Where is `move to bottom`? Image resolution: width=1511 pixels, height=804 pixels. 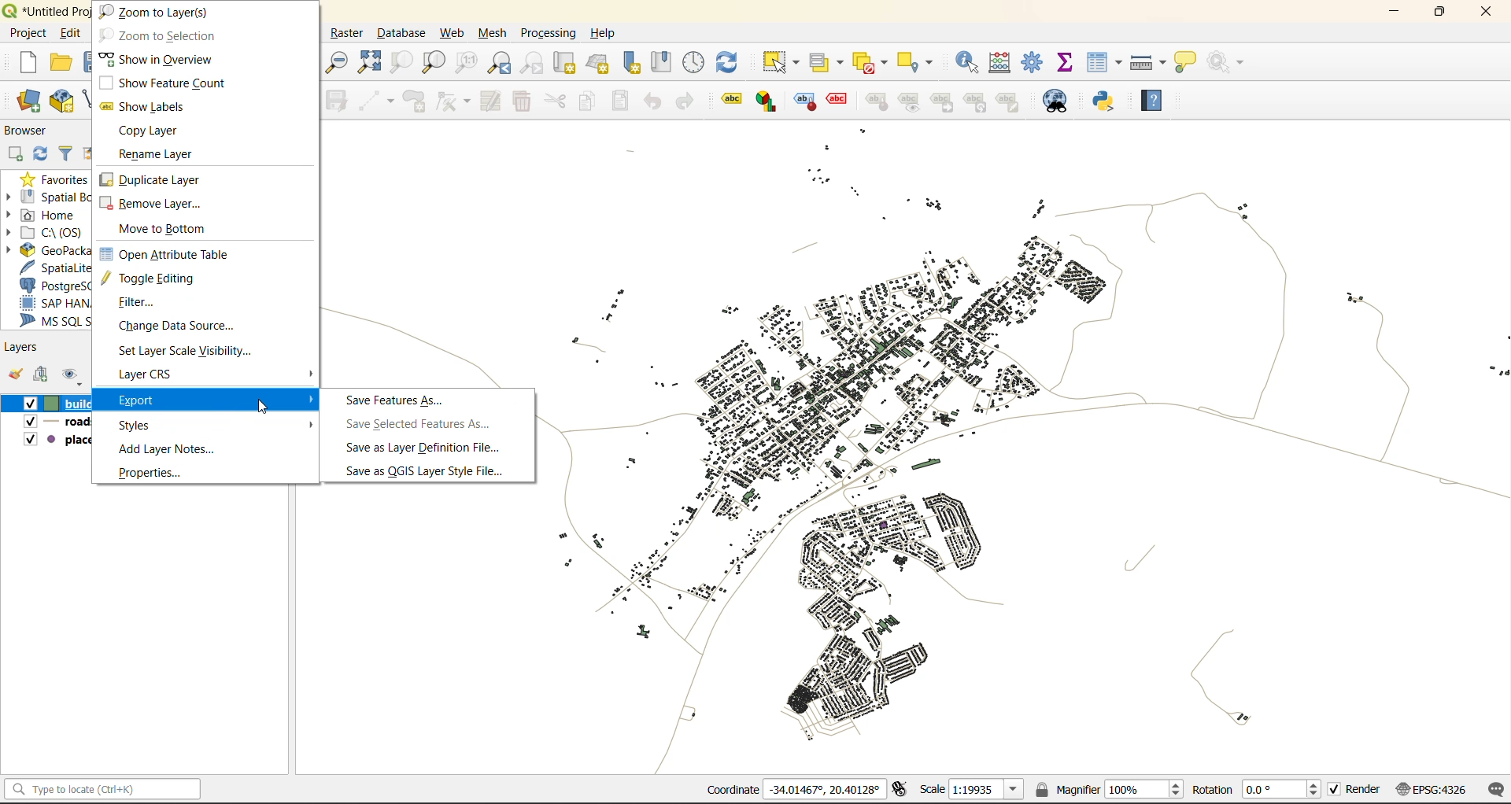 move to bottom is located at coordinates (167, 228).